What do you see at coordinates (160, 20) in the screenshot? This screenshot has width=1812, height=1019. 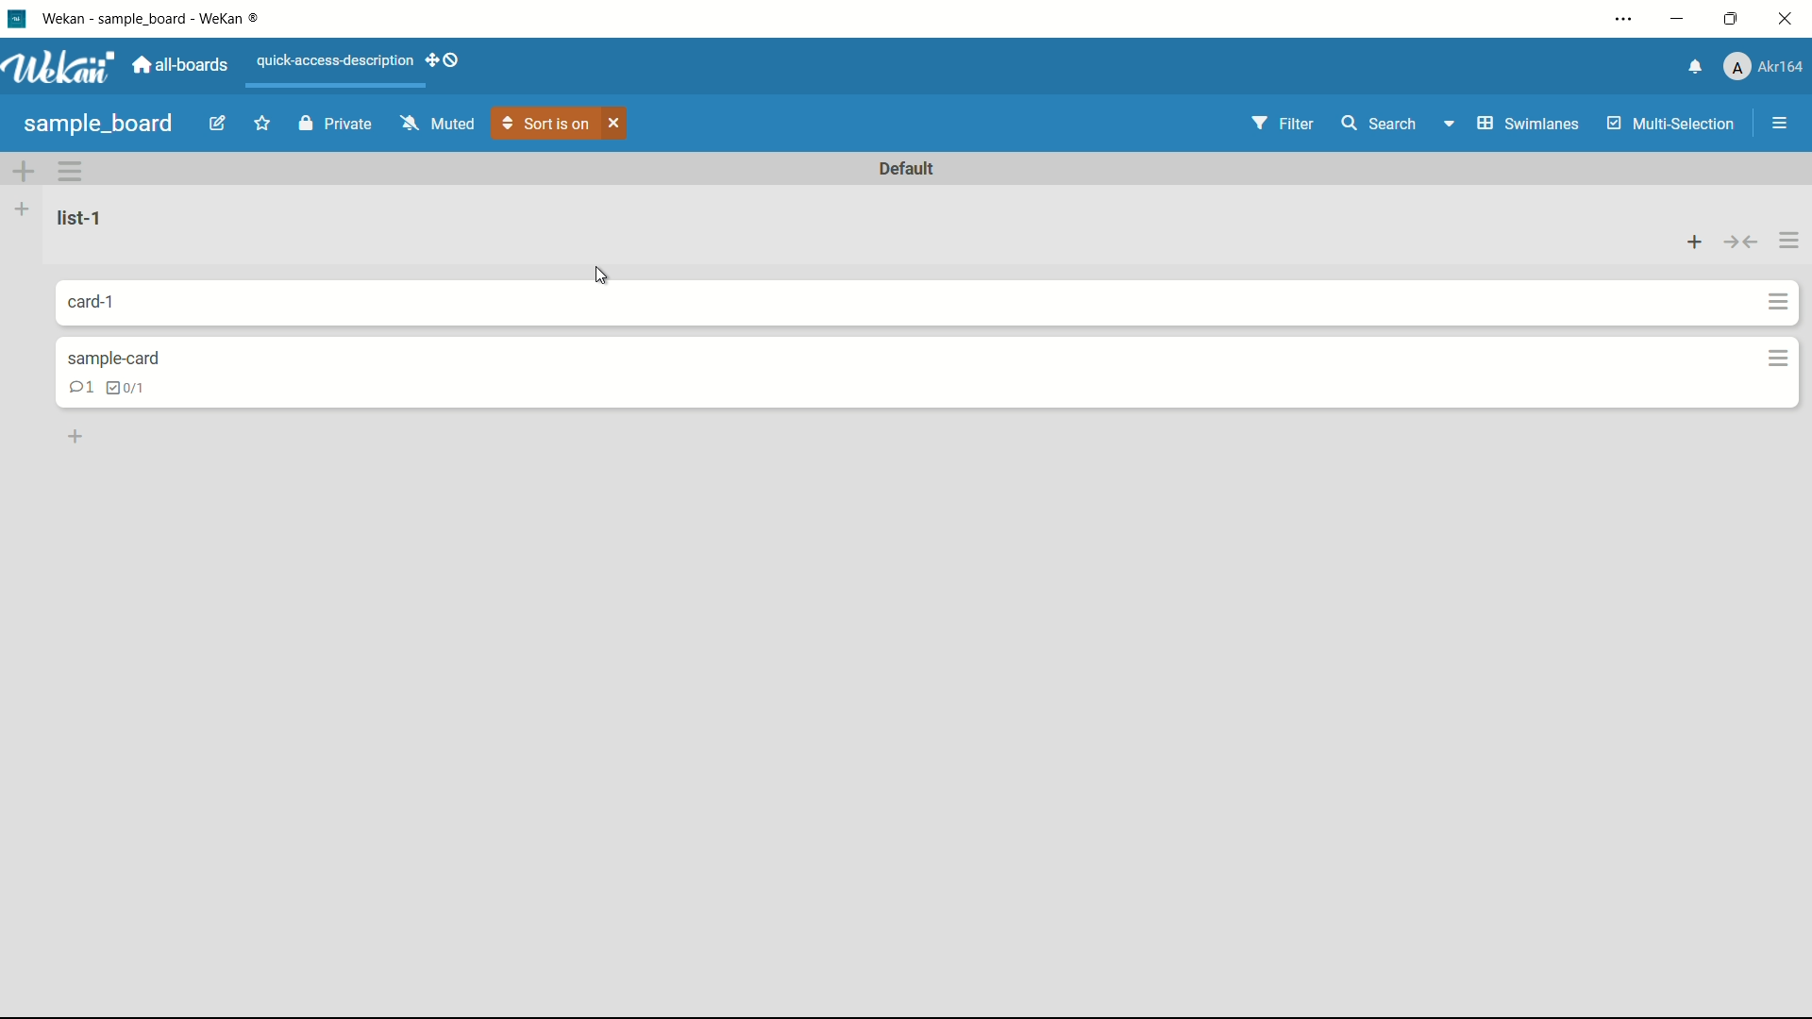 I see `wekan` at bounding box center [160, 20].